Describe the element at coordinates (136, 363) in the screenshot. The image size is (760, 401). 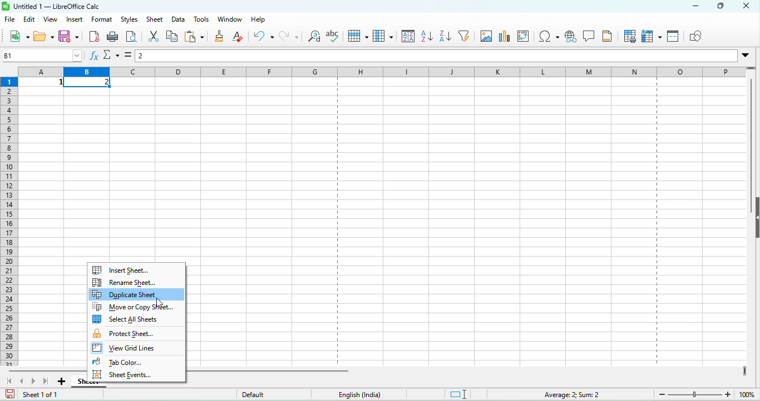
I see `tab color` at that location.